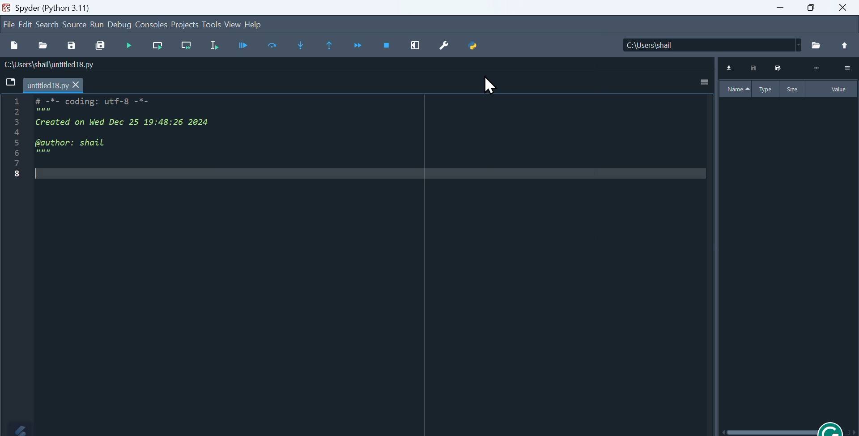 The width and height of the screenshot is (859, 436). Describe the element at coordinates (815, 46) in the screenshot. I see `folder` at that location.